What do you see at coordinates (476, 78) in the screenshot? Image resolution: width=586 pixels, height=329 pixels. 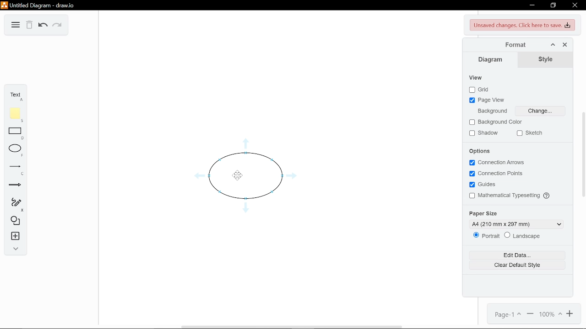 I see `View` at bounding box center [476, 78].